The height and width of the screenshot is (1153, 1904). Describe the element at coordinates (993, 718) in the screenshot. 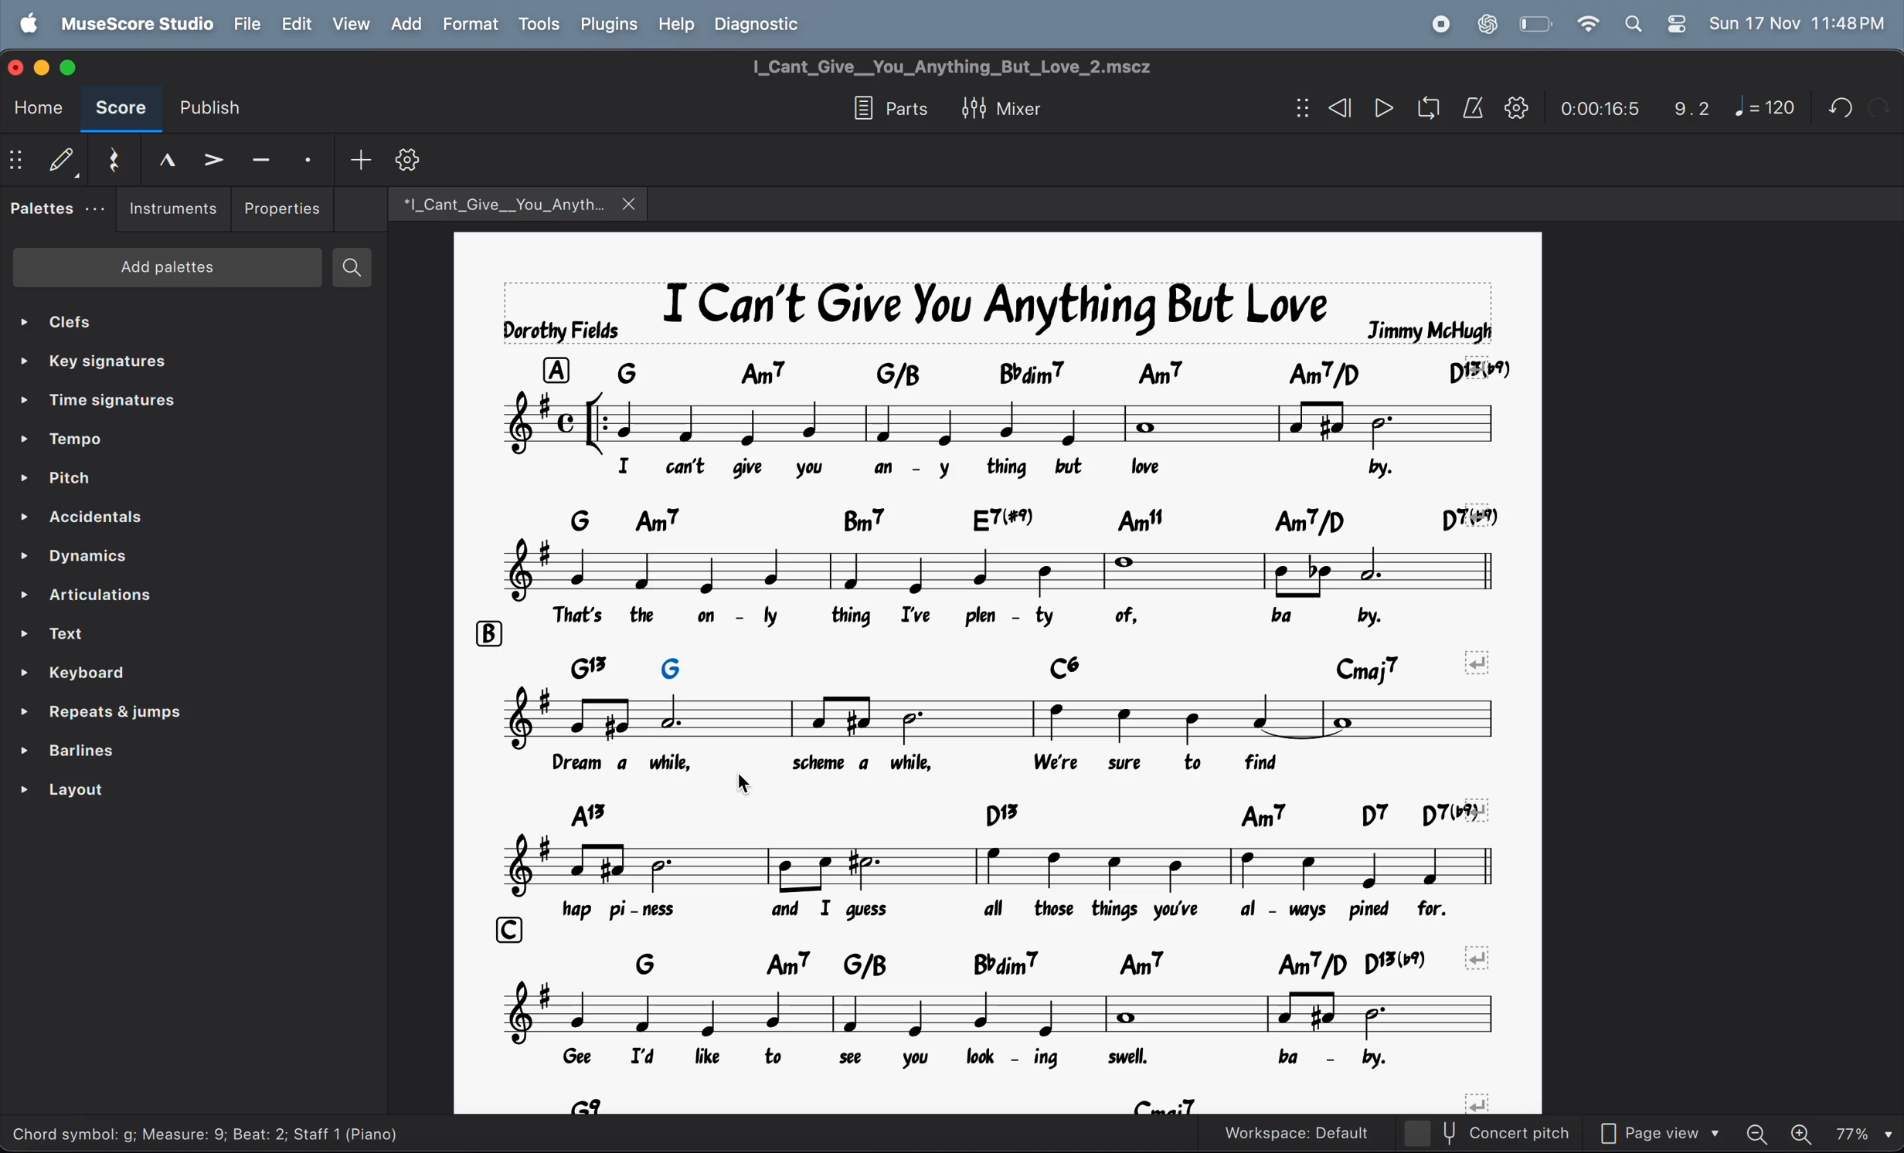

I see `notes` at that location.